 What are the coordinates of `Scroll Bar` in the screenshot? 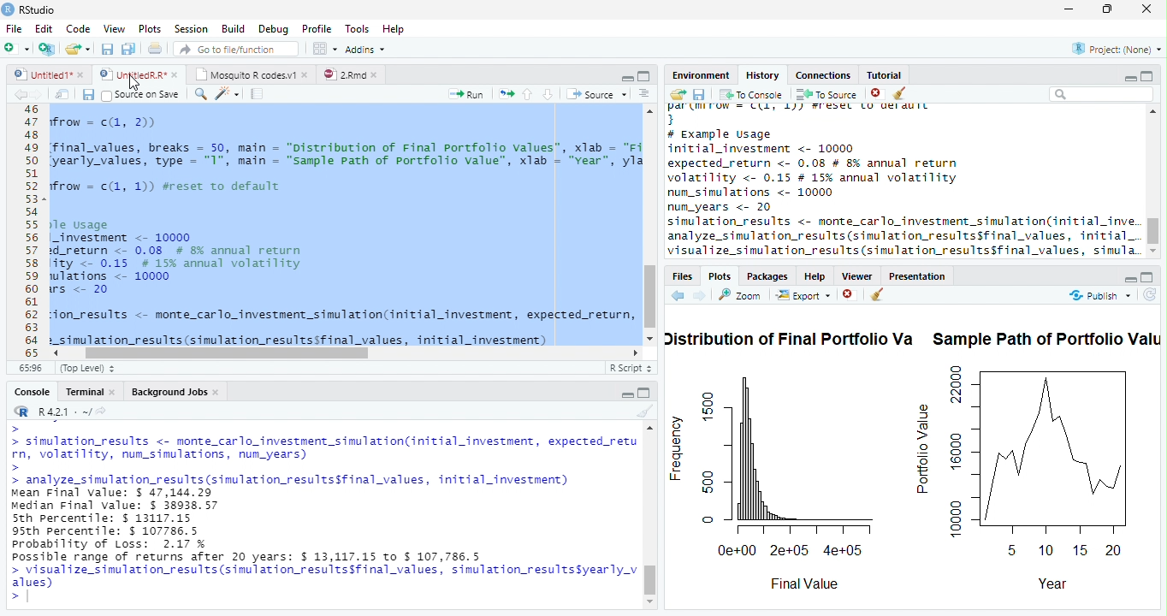 It's located at (650, 299).